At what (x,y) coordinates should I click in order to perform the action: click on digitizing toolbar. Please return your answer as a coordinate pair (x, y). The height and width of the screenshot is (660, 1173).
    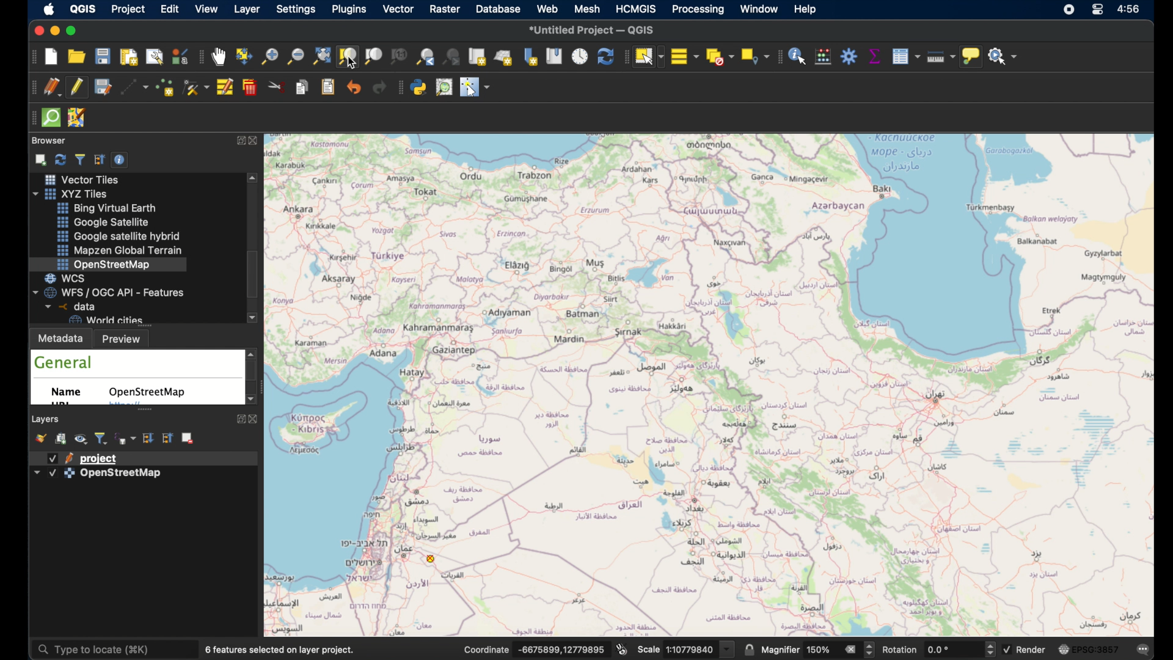
    Looking at the image, I should click on (31, 87).